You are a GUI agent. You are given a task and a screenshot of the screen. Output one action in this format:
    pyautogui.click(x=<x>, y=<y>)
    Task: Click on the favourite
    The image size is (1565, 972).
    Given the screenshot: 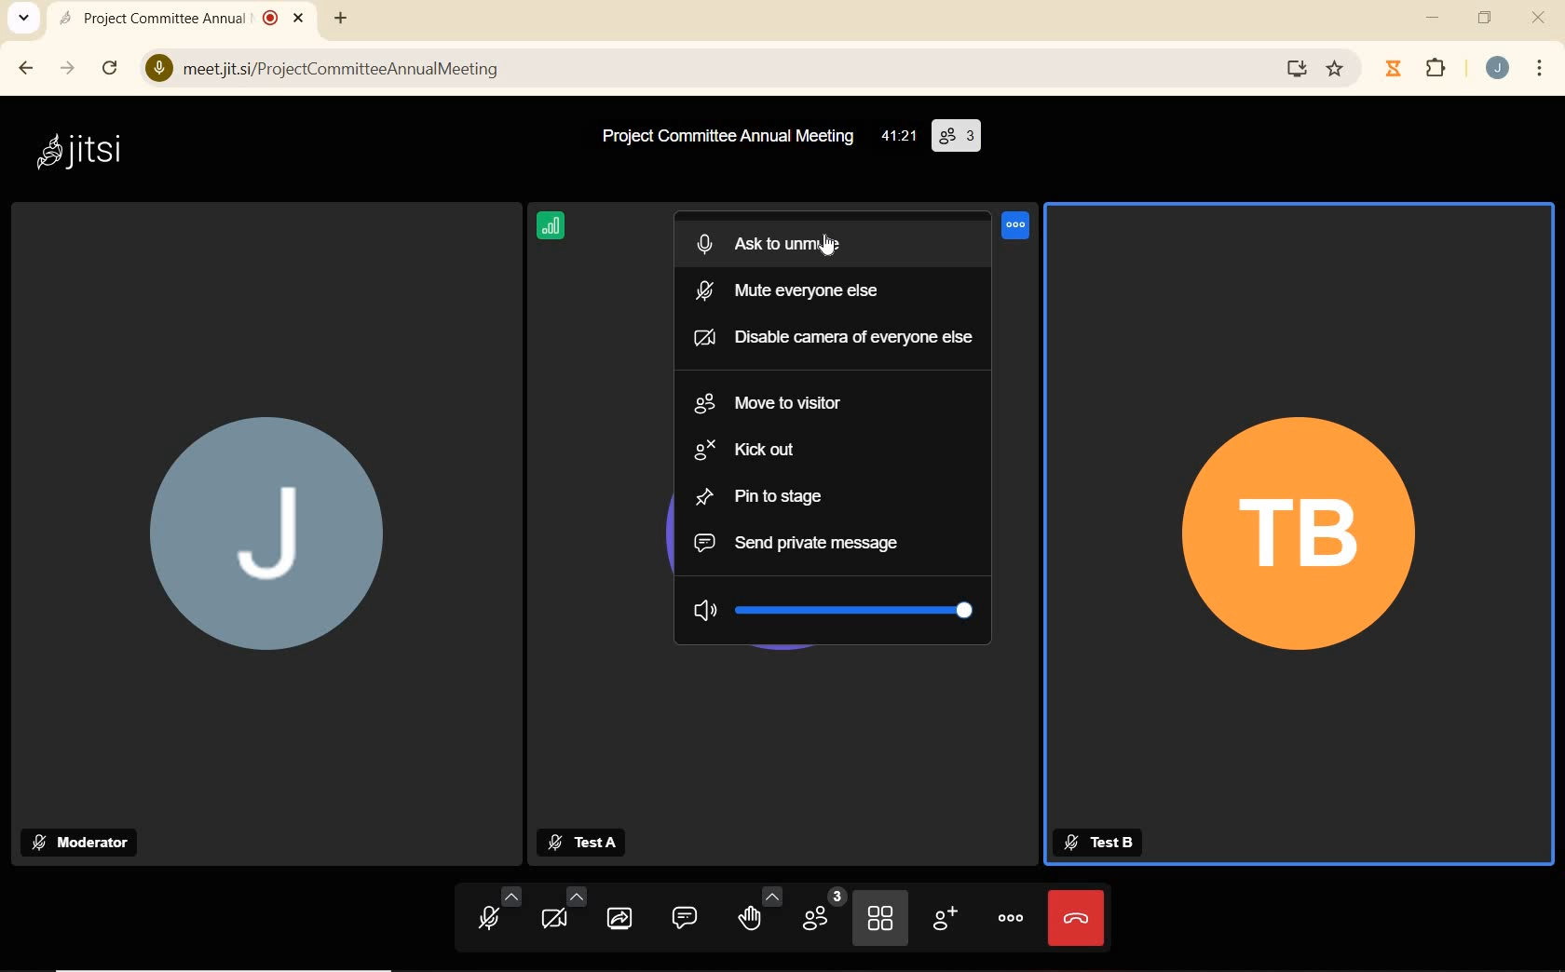 What is the action you would take?
    pyautogui.click(x=1337, y=72)
    